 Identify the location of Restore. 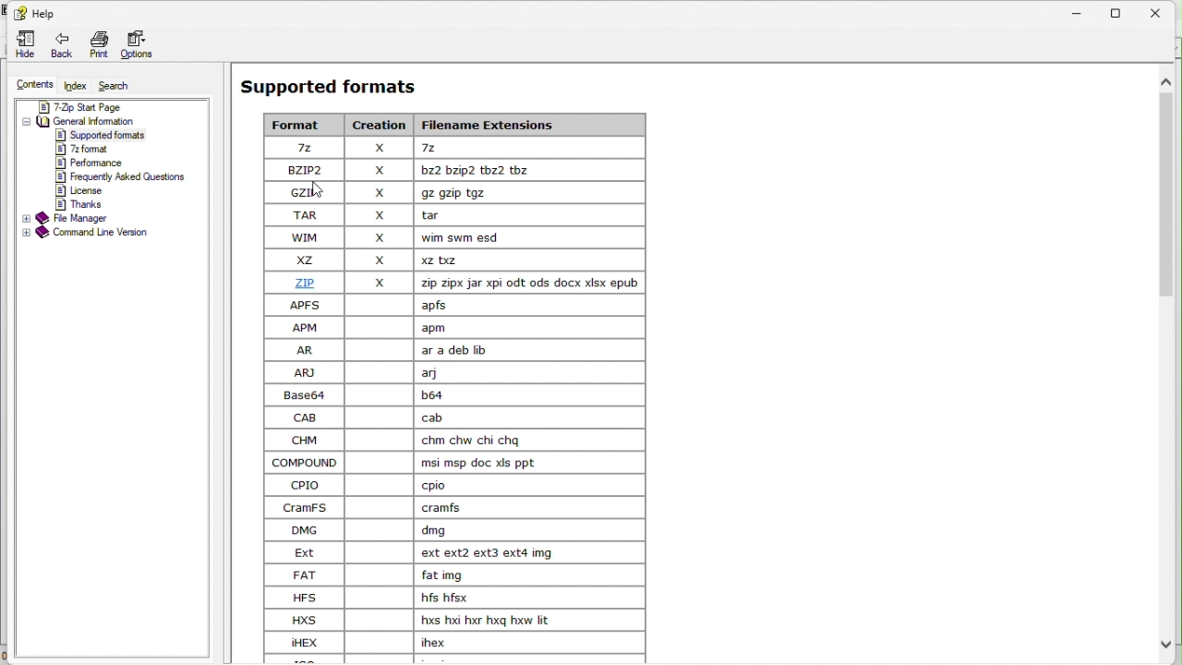
(1124, 12).